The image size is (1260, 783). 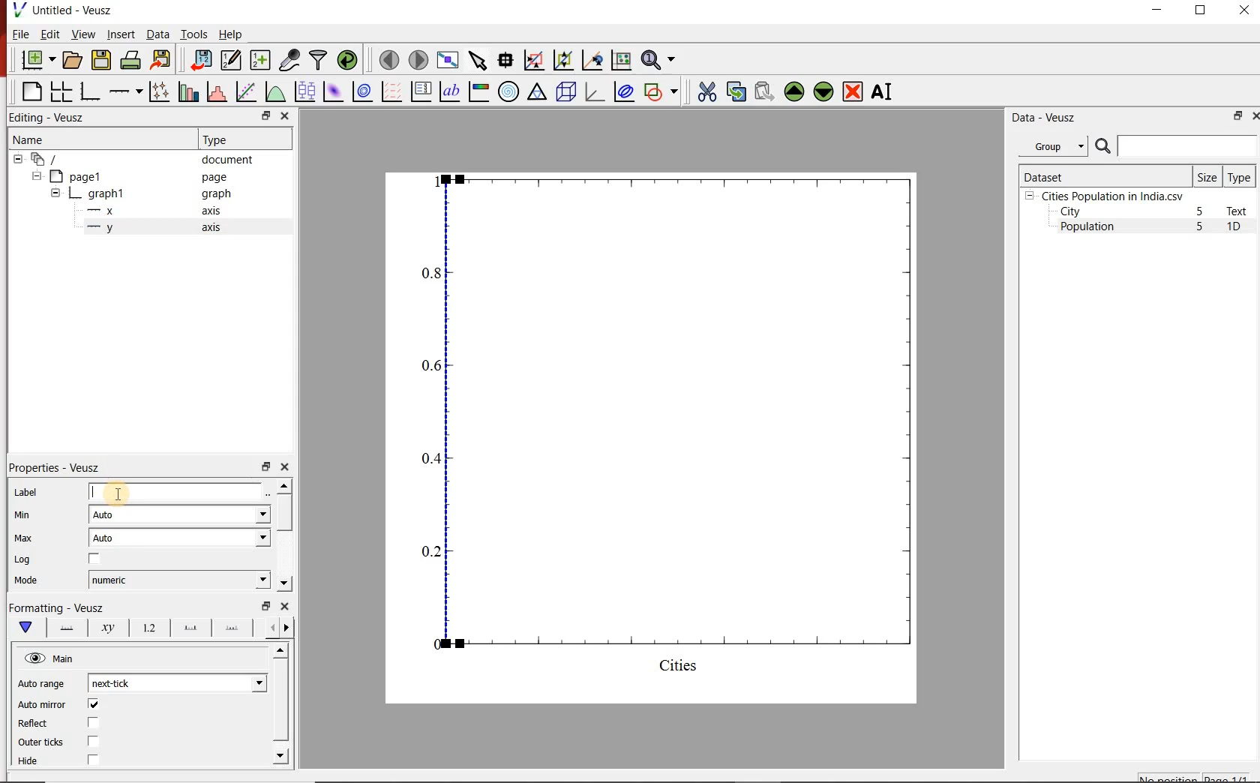 I want to click on close, so click(x=1254, y=115).